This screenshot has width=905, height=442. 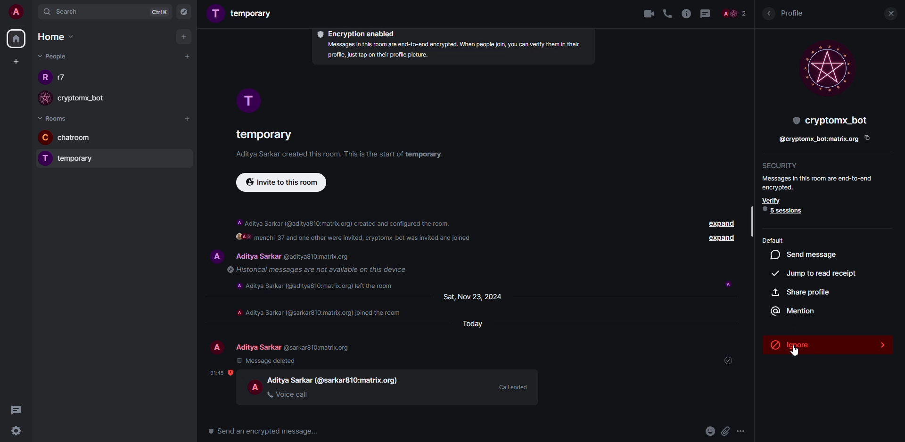 What do you see at coordinates (686, 14) in the screenshot?
I see `info` at bounding box center [686, 14].